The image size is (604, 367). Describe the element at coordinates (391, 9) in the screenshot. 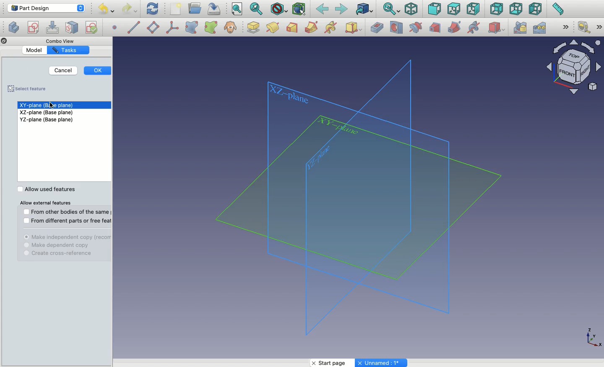

I see `Sync view` at that location.